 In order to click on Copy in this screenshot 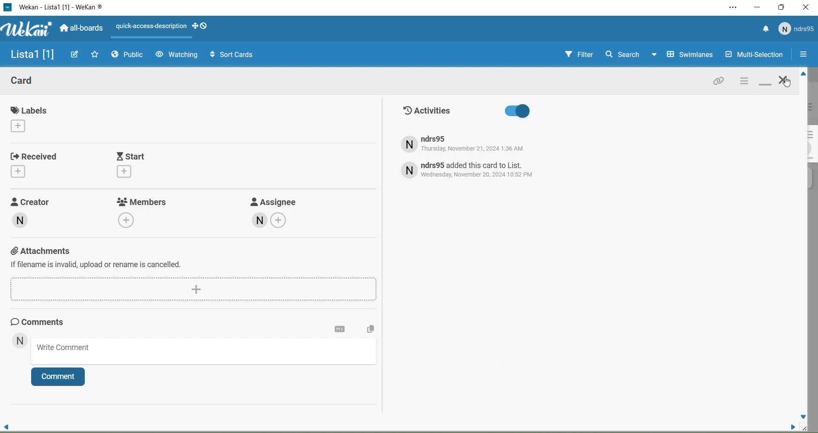, I will do `click(369, 330)`.